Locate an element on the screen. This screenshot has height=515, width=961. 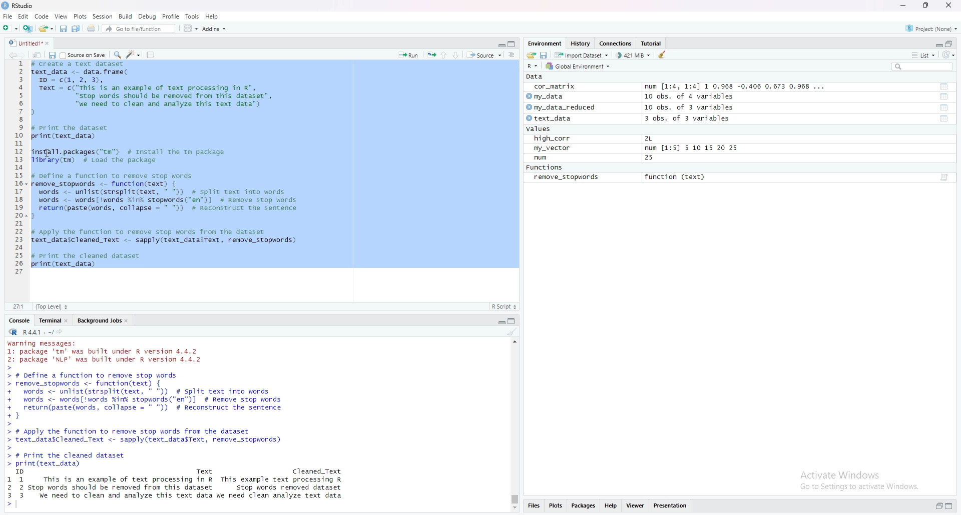
10 obs. of 3 variables is located at coordinates (692, 106).